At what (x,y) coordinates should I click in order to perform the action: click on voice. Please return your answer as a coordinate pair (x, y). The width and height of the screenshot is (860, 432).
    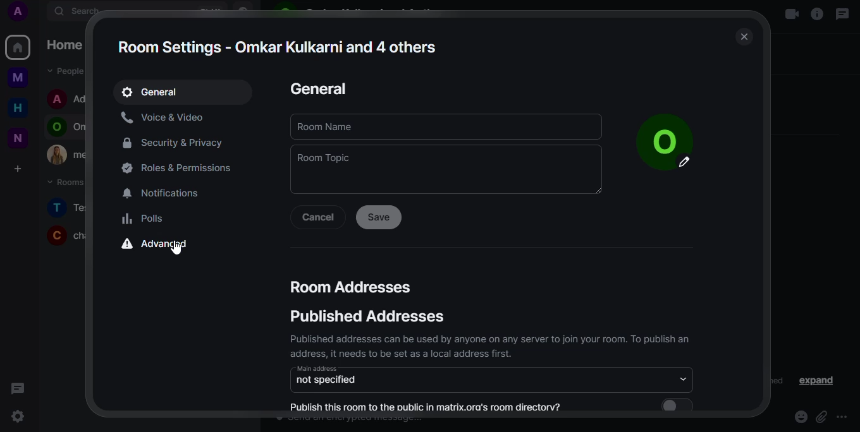
    Looking at the image, I should click on (167, 117).